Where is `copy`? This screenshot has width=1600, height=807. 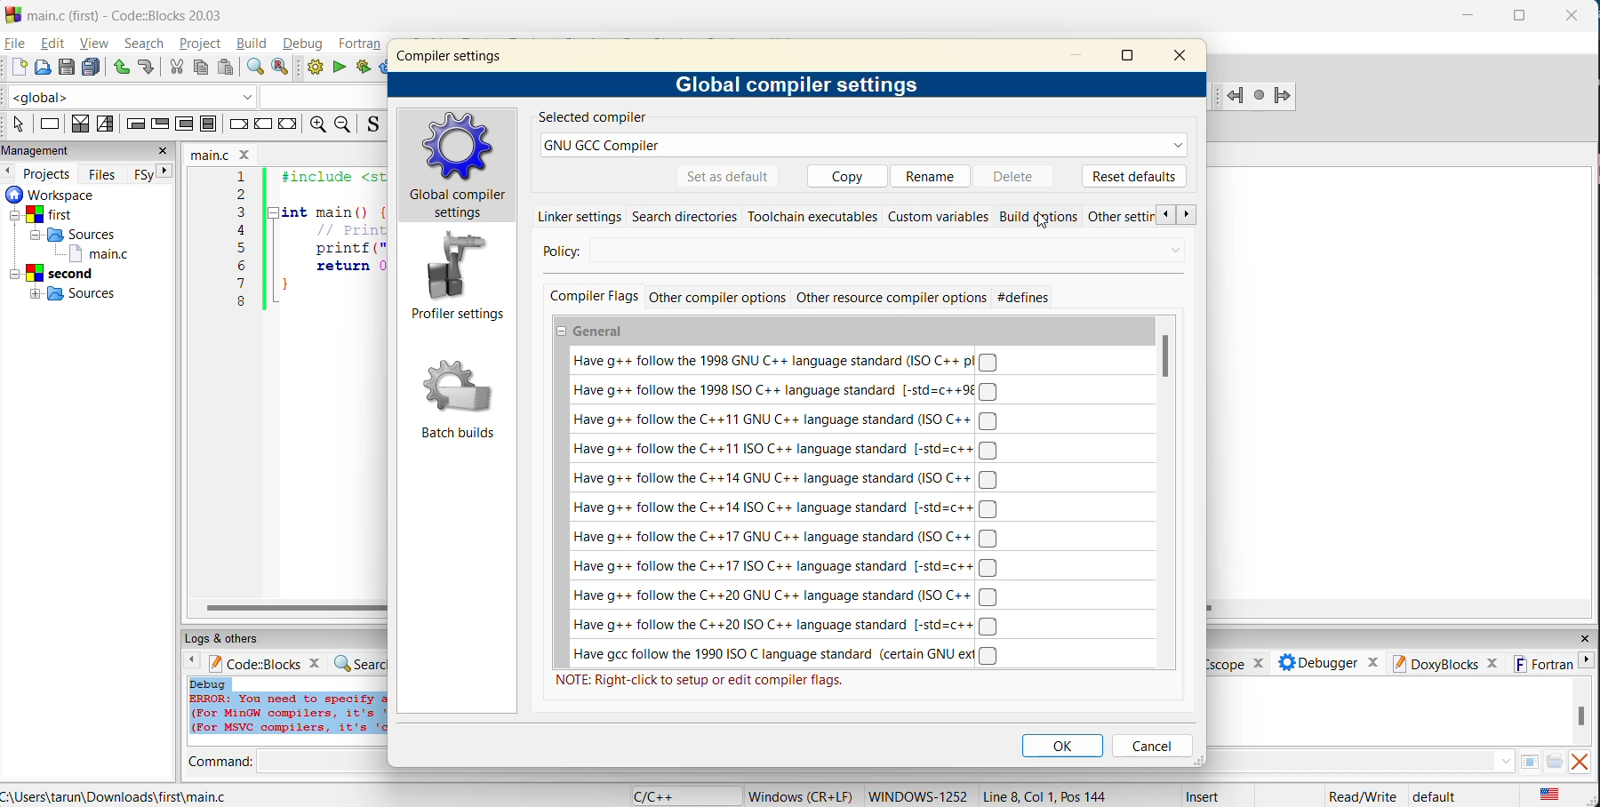
copy is located at coordinates (203, 68).